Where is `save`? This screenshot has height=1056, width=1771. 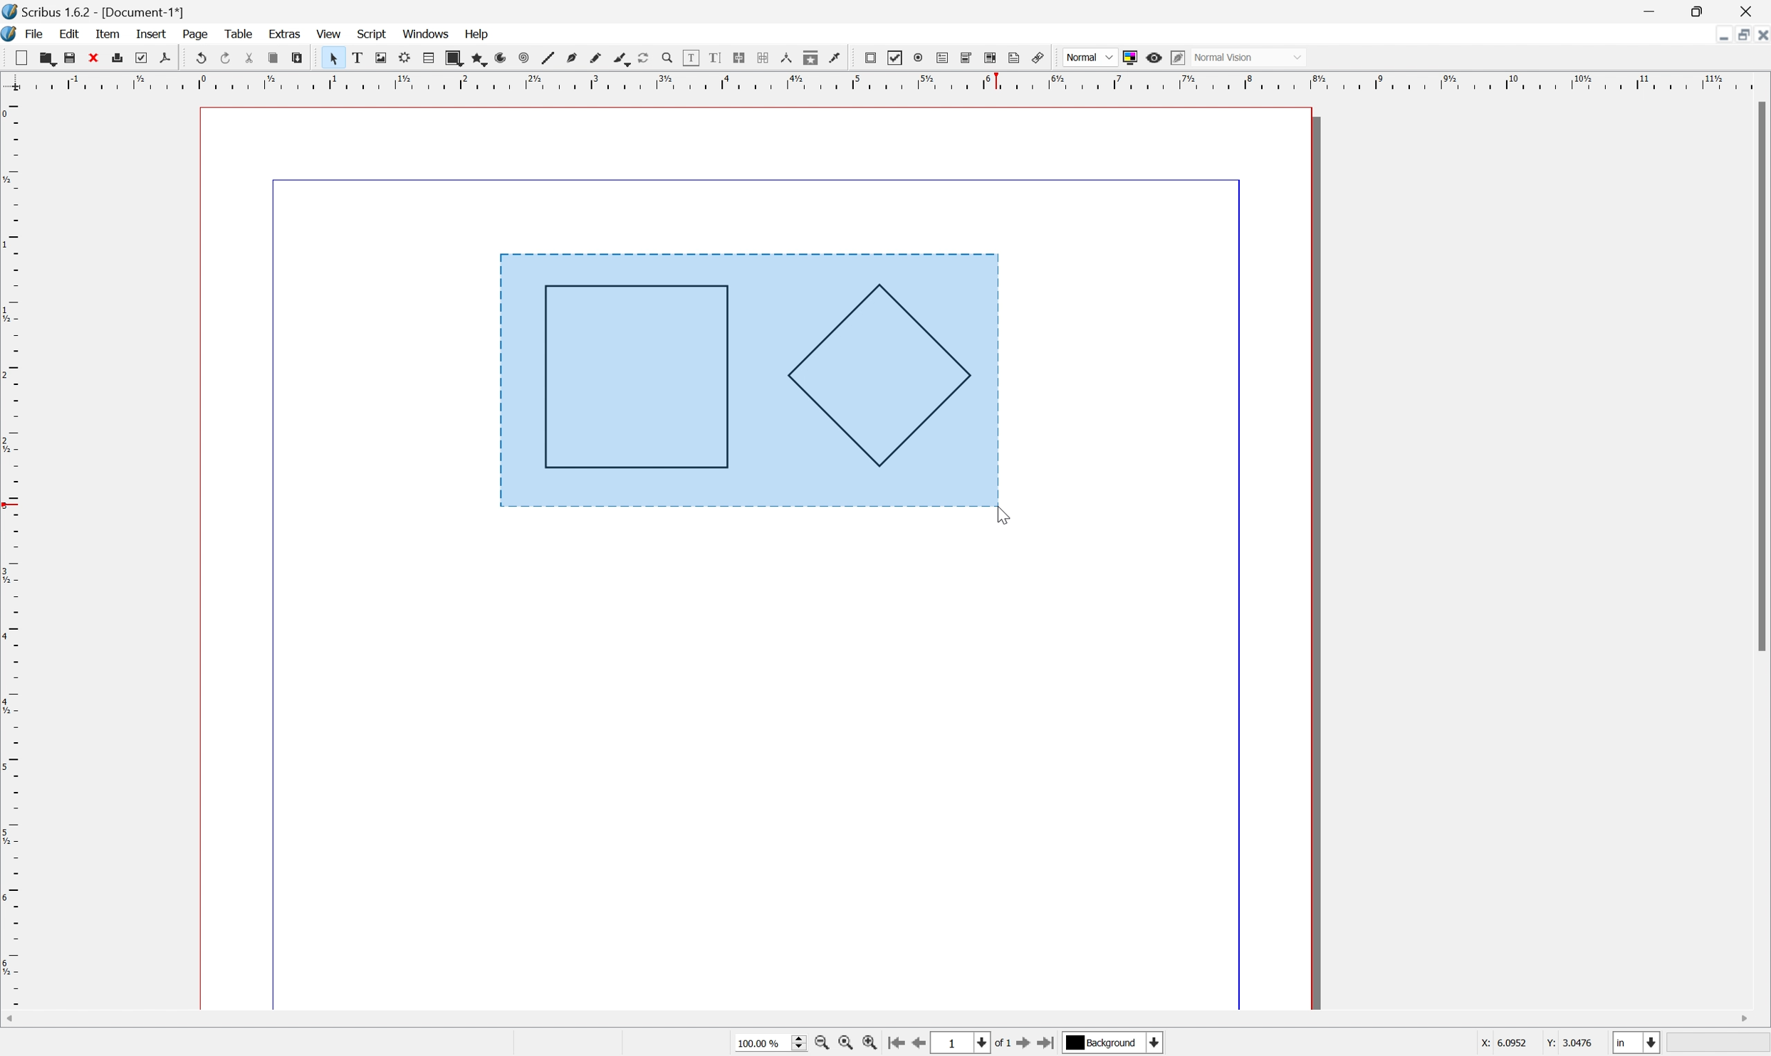 save is located at coordinates (66, 56).